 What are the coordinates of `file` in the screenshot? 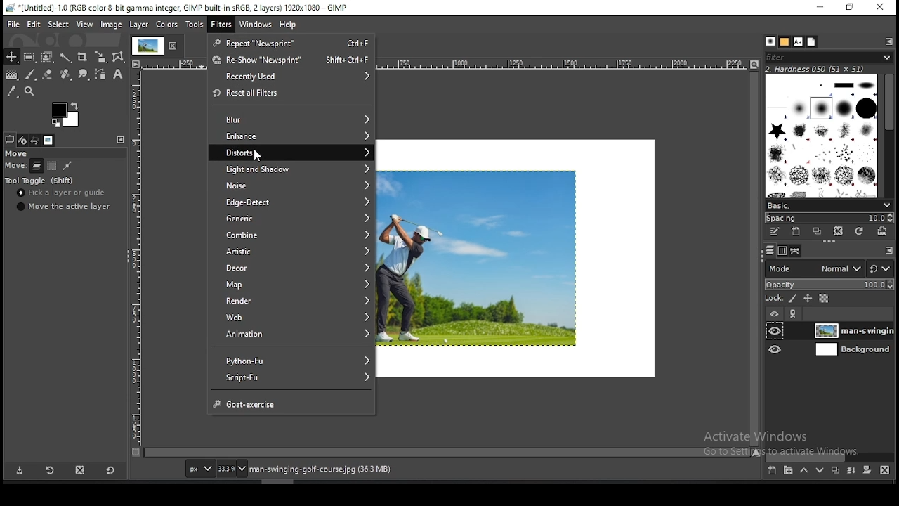 It's located at (11, 25).